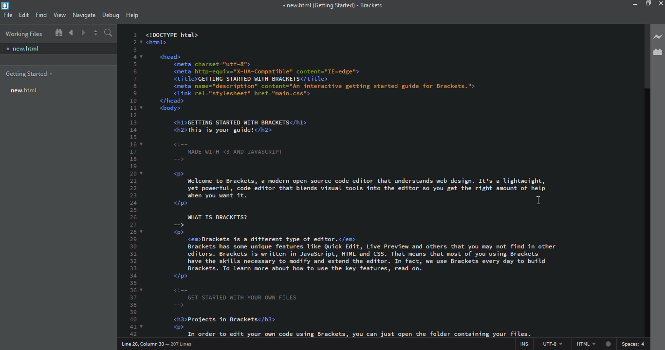  Describe the element at coordinates (58, 33) in the screenshot. I see `show in file tree` at that location.